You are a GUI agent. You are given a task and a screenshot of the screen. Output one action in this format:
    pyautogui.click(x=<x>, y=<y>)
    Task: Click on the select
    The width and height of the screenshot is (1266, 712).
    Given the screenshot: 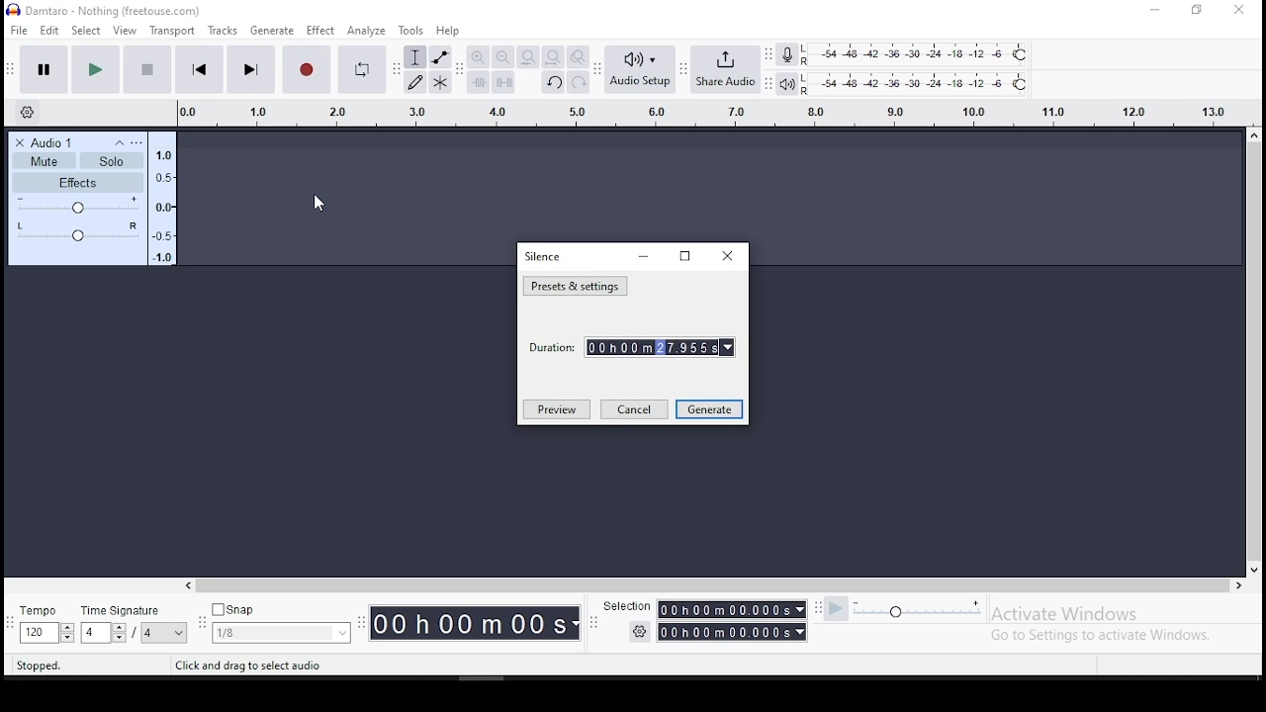 What is the action you would take?
    pyautogui.click(x=88, y=31)
    